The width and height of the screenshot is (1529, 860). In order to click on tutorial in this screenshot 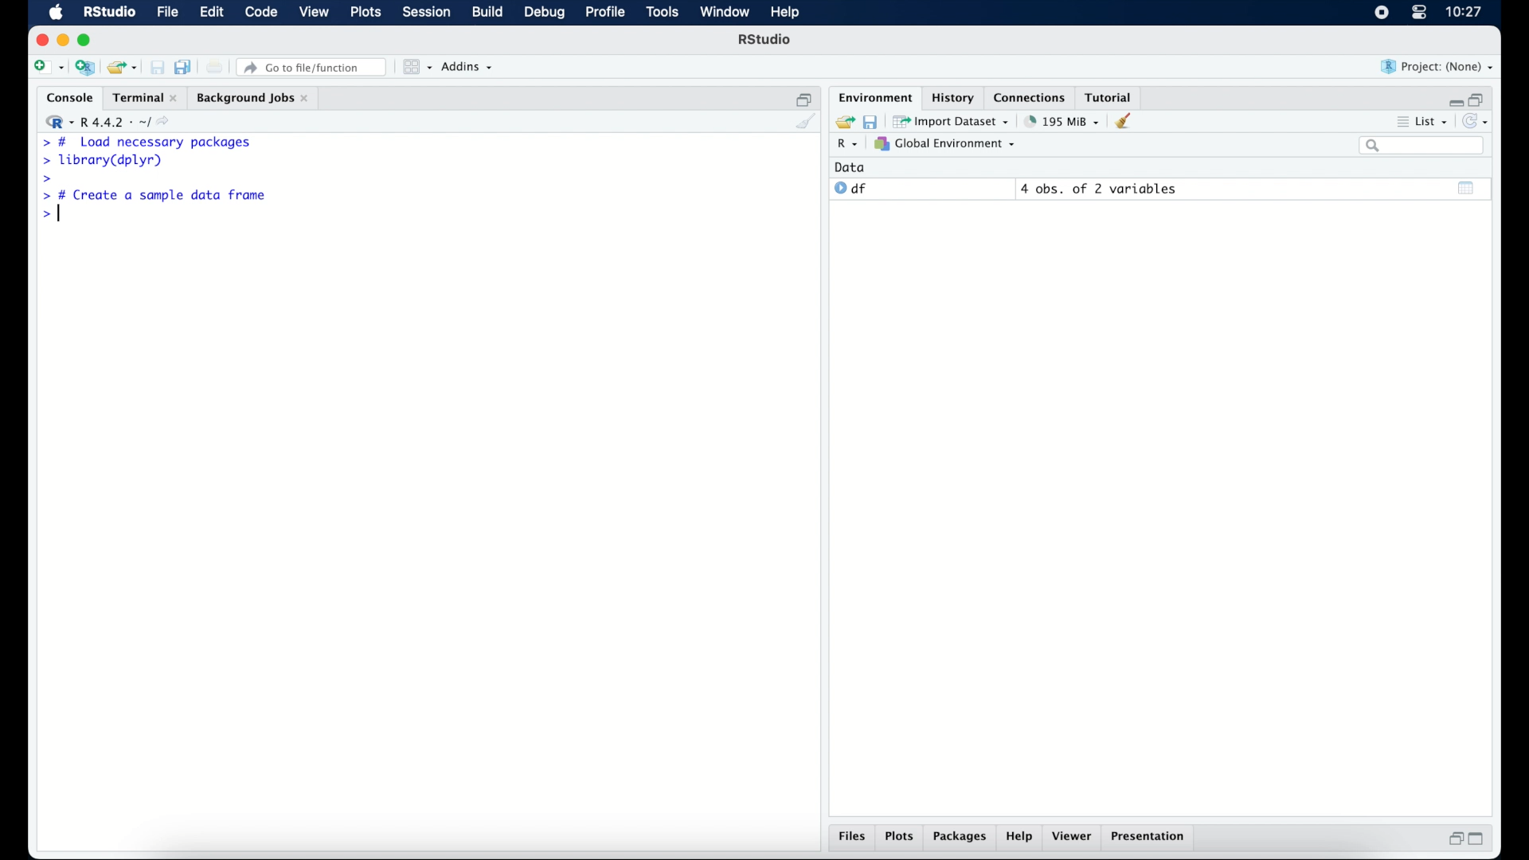, I will do `click(1112, 96)`.